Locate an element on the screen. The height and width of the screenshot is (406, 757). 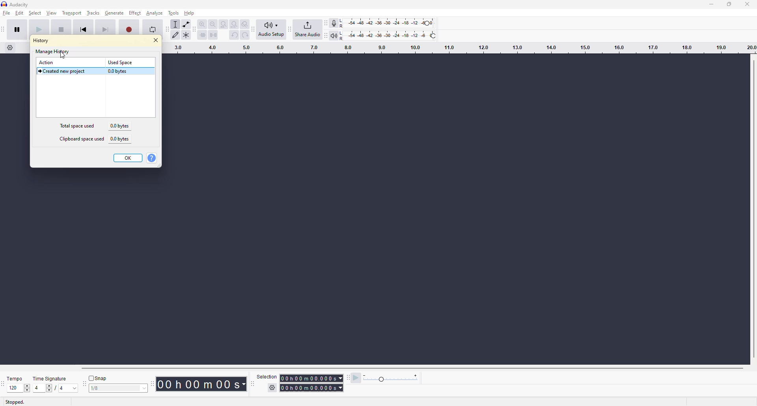
playback levels is located at coordinates (397, 35).